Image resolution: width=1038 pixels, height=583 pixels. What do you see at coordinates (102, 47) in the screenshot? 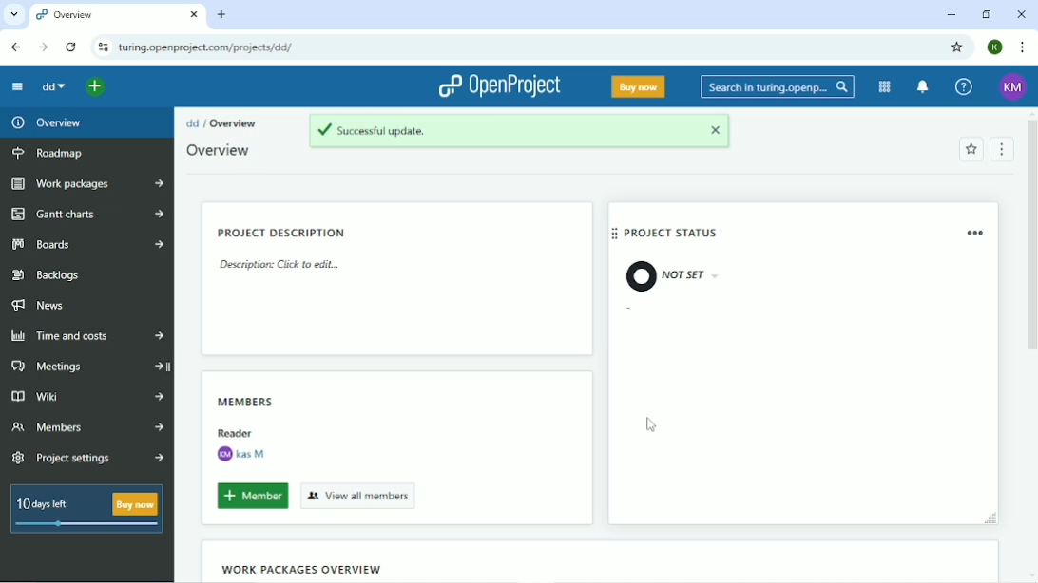
I see `View site information` at bounding box center [102, 47].